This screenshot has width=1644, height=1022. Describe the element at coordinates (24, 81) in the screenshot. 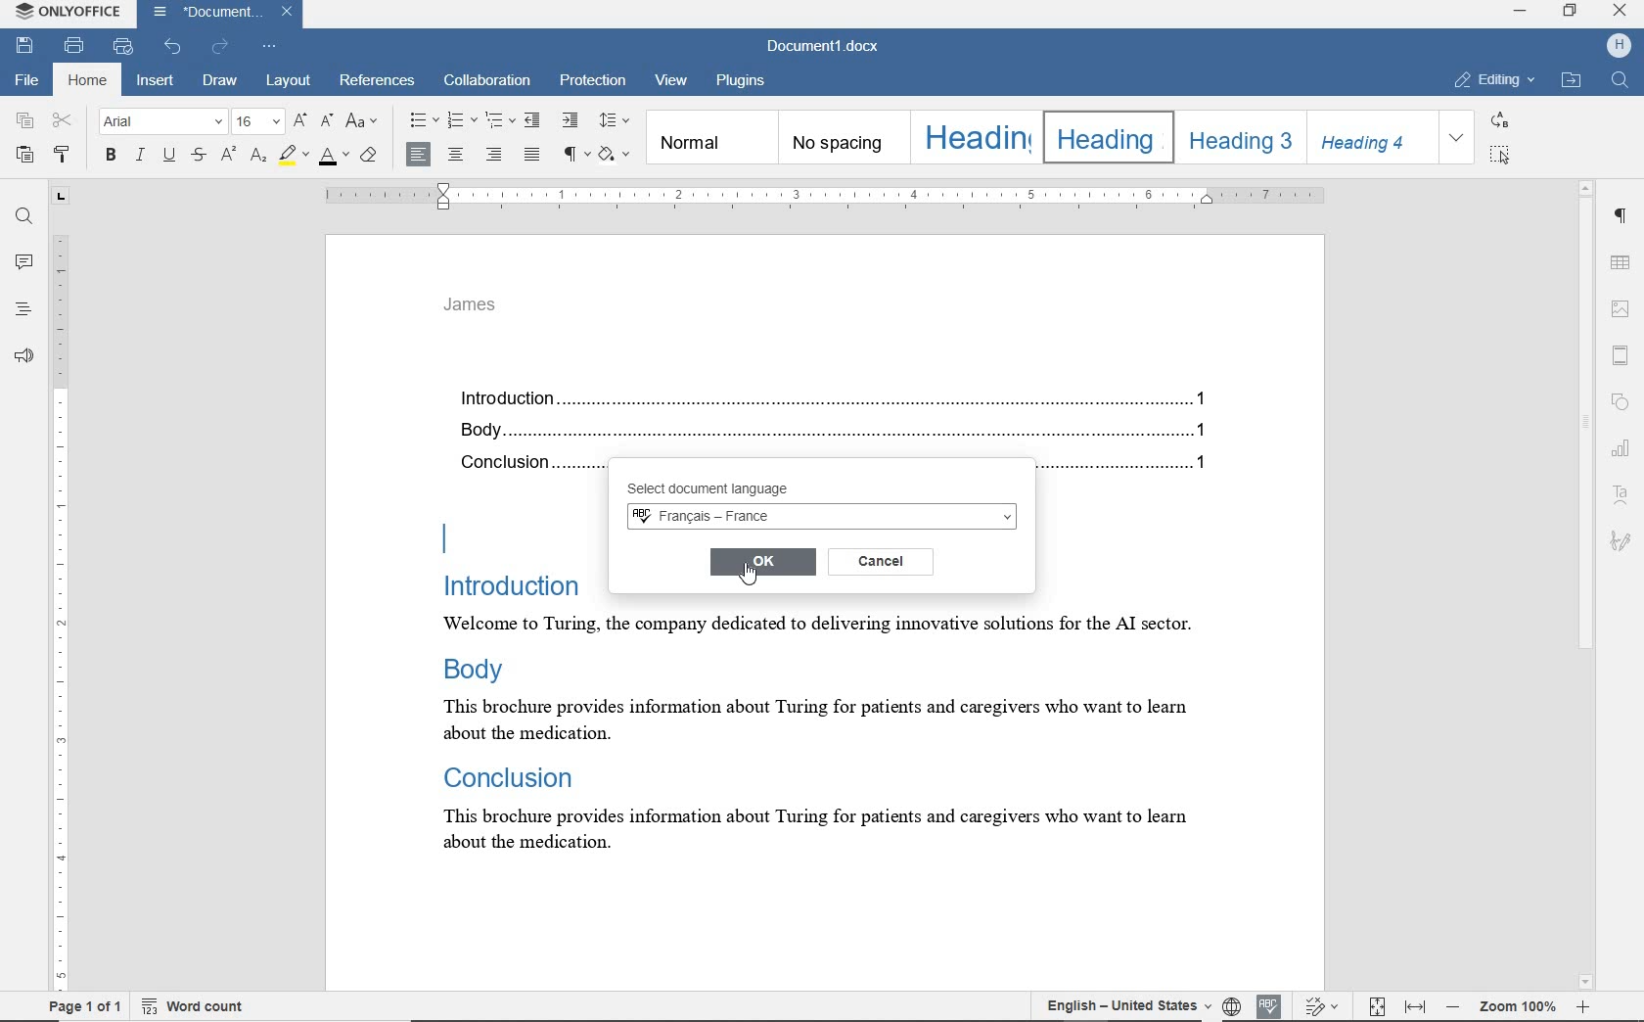

I see `file` at that location.